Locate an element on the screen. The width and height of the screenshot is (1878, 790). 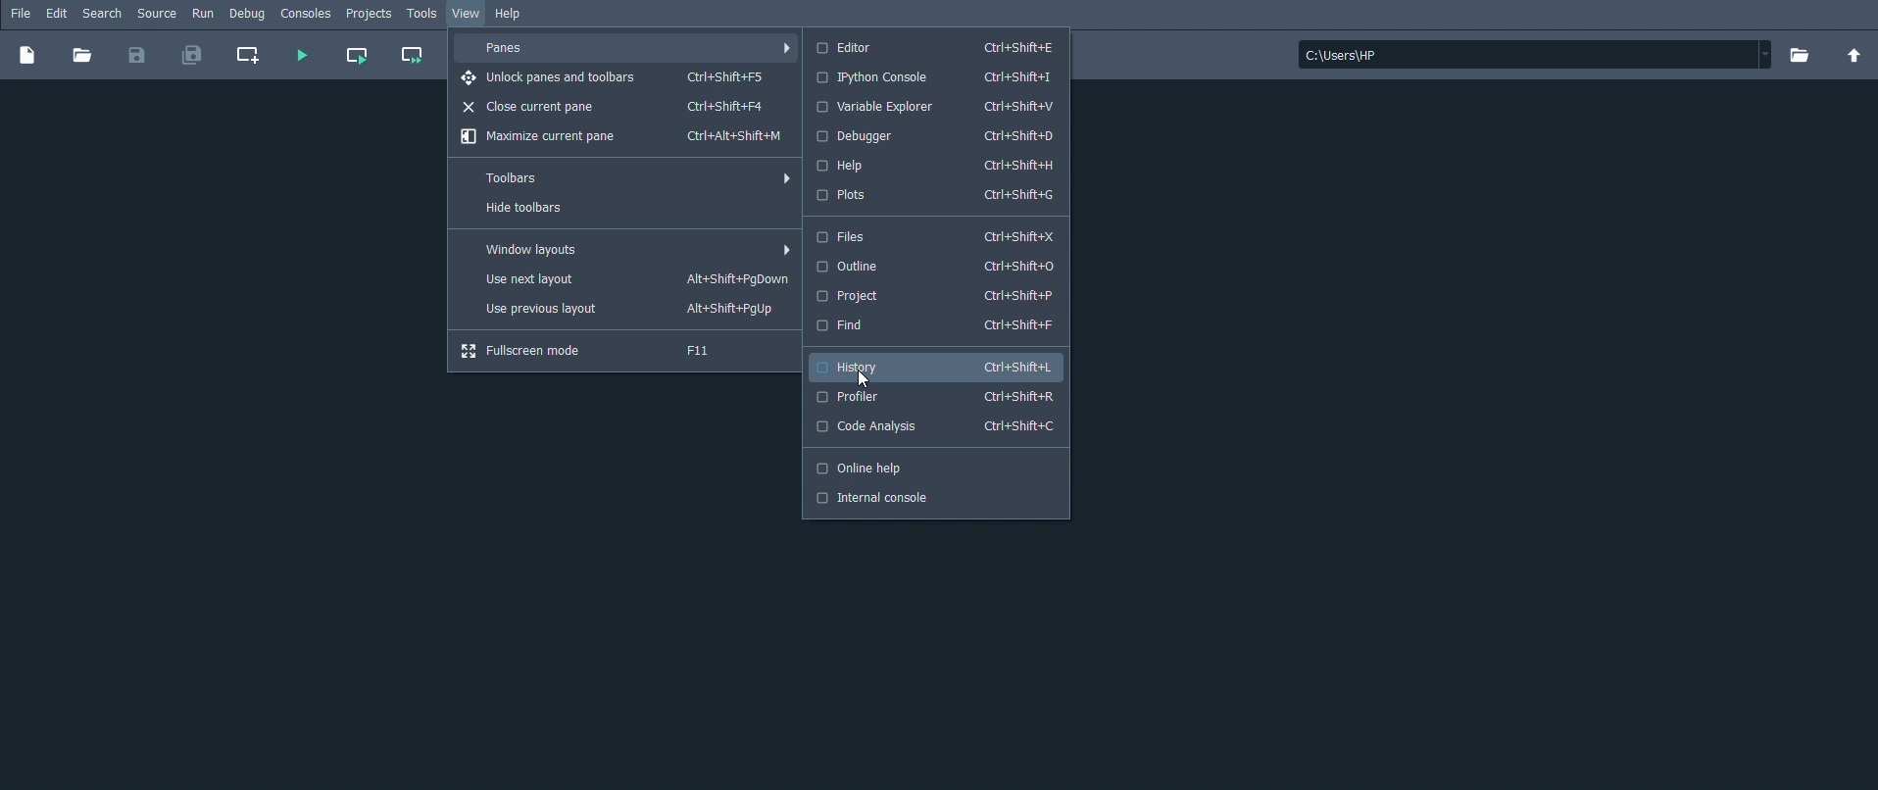
File location is located at coordinates (1536, 54).